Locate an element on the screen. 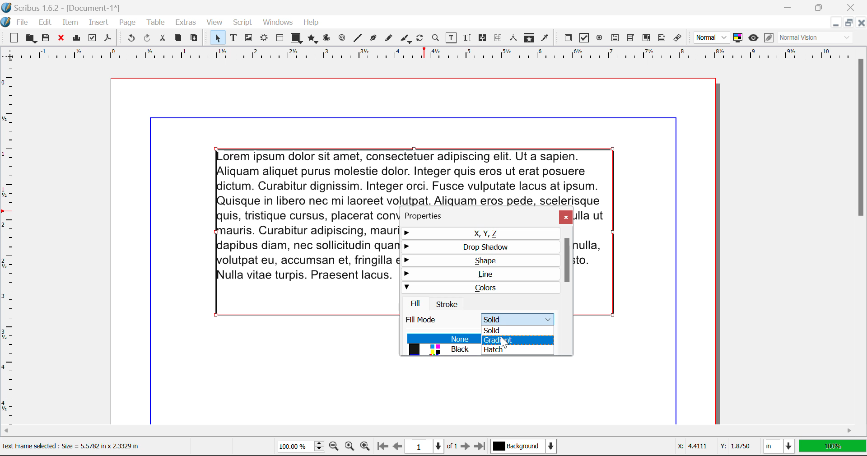  Restore Down is located at coordinates (789, 6).